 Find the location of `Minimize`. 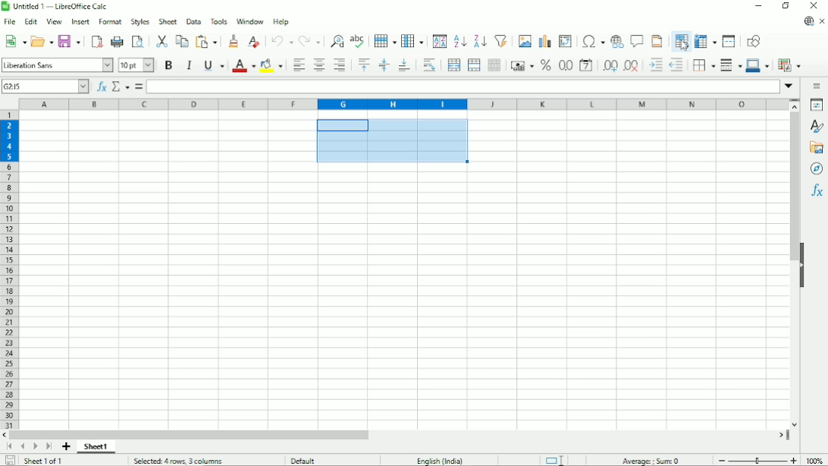

Minimize is located at coordinates (759, 7).